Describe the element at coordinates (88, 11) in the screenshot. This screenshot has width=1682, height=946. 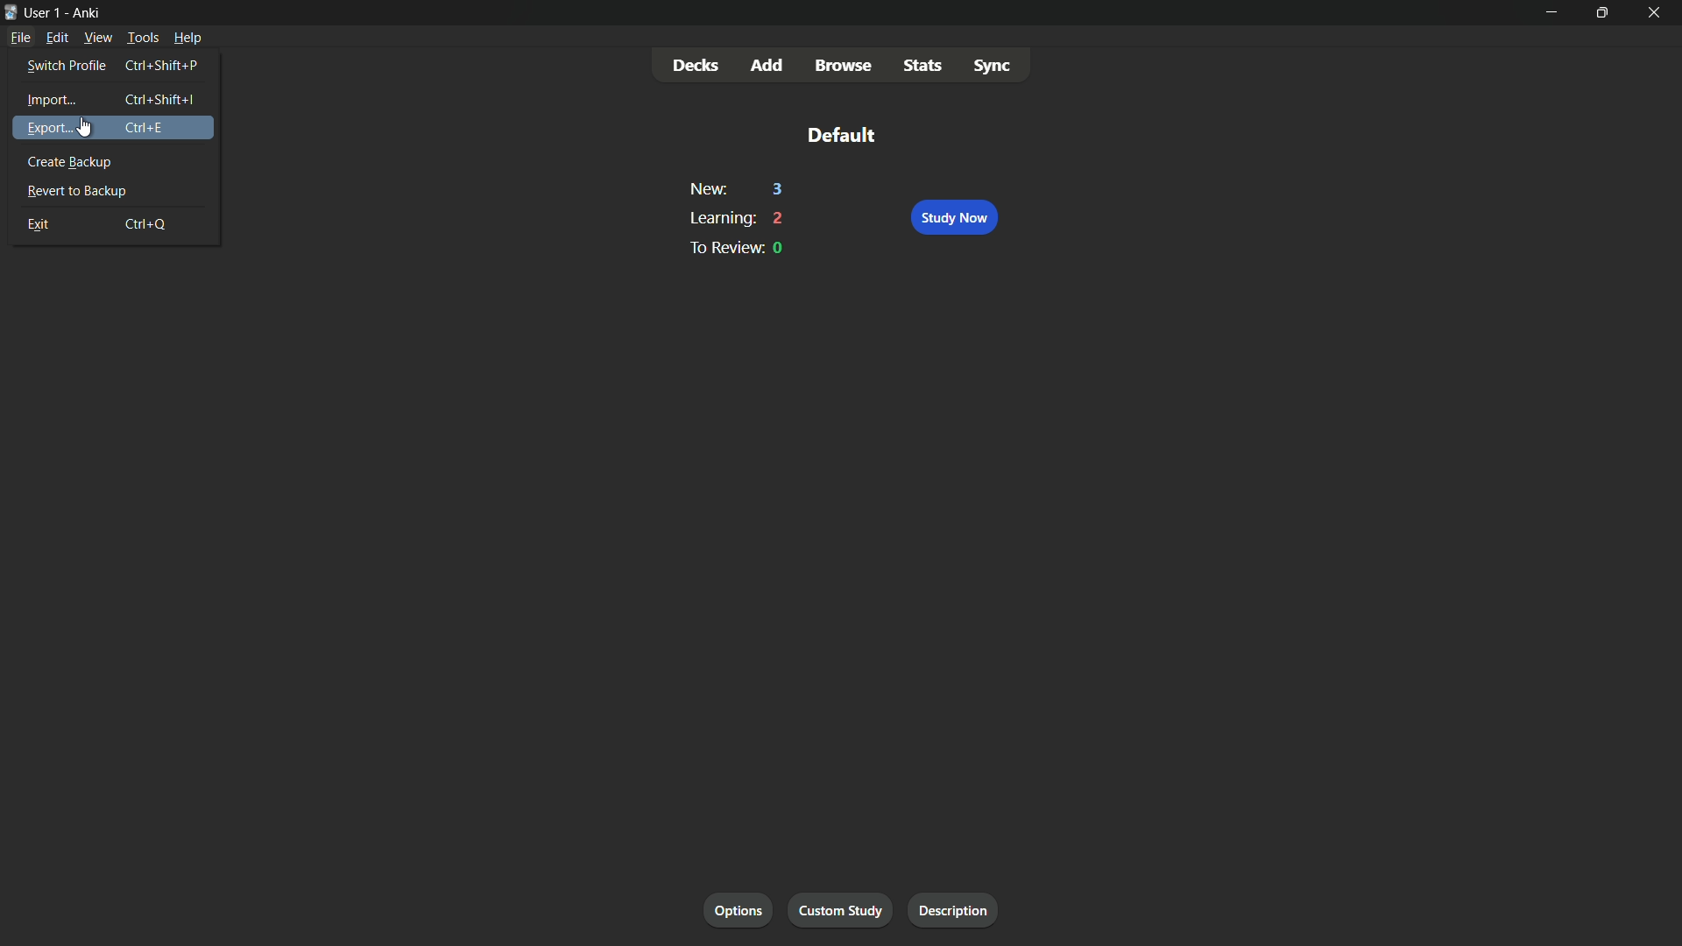
I see `app name` at that location.